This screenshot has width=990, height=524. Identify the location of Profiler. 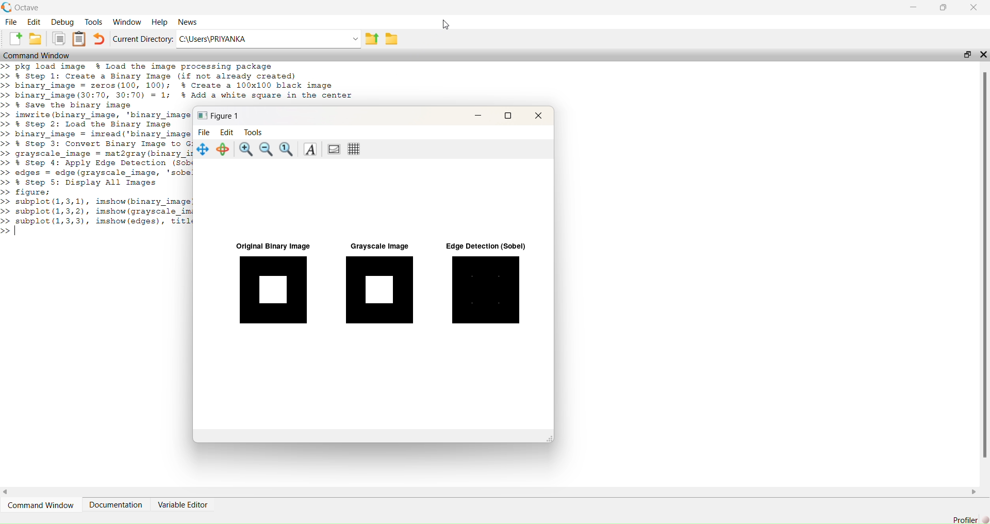
(970, 519).